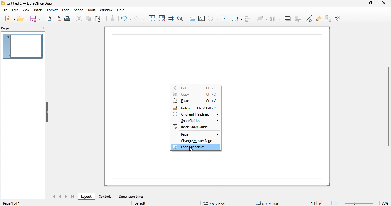  I want to click on export as , so click(49, 19).